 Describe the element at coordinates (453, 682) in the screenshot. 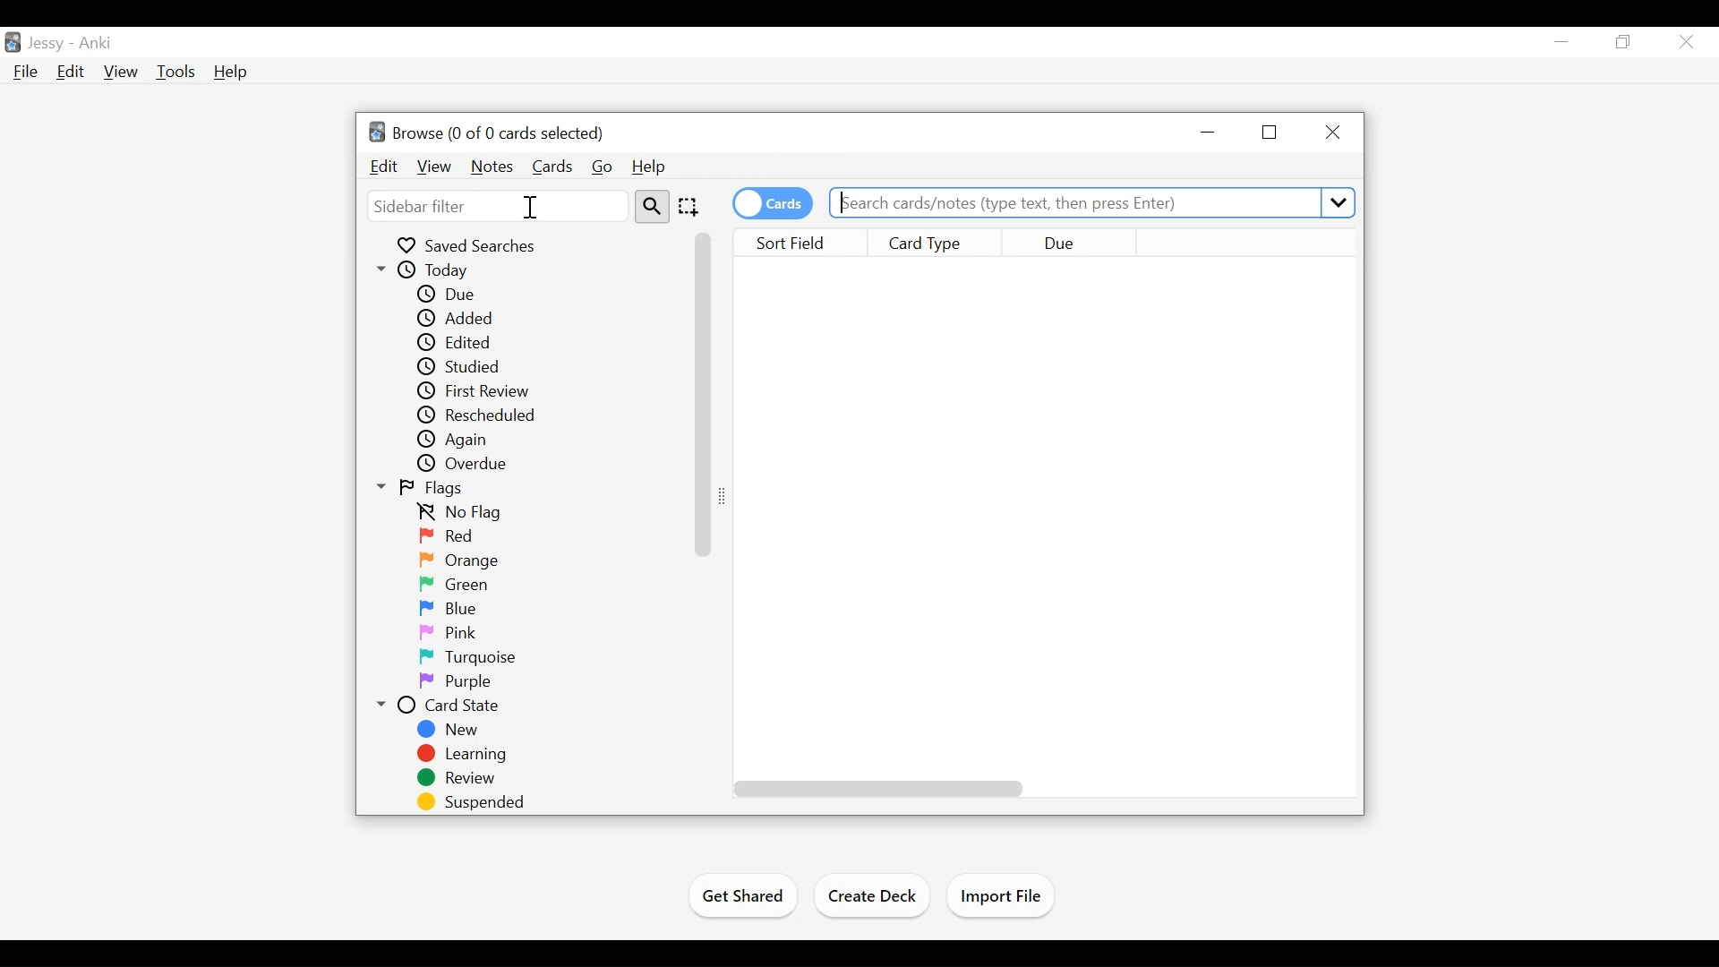

I see `Purple` at that location.